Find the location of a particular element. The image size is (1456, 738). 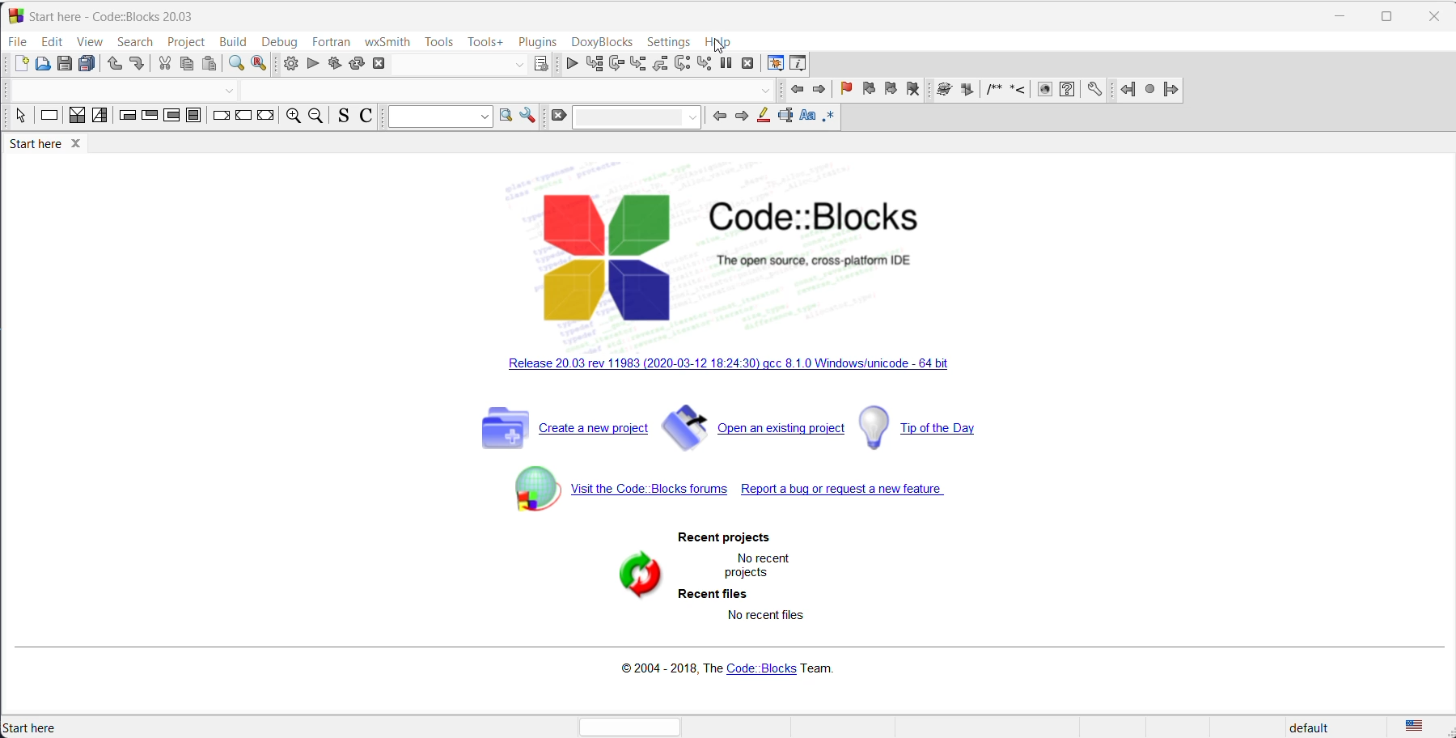

selected text is located at coordinates (785, 118).